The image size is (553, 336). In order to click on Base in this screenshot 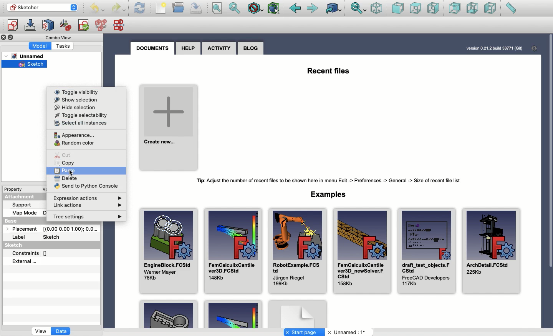, I will do `click(18, 220)`.